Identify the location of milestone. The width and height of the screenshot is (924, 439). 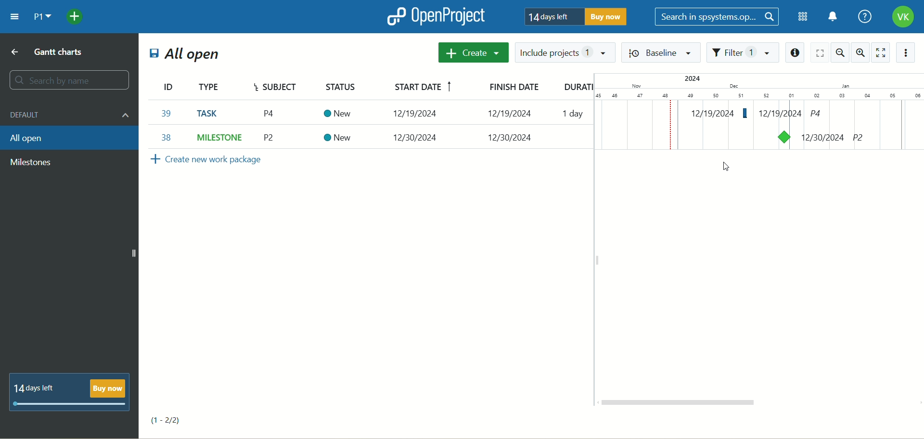
(30, 162).